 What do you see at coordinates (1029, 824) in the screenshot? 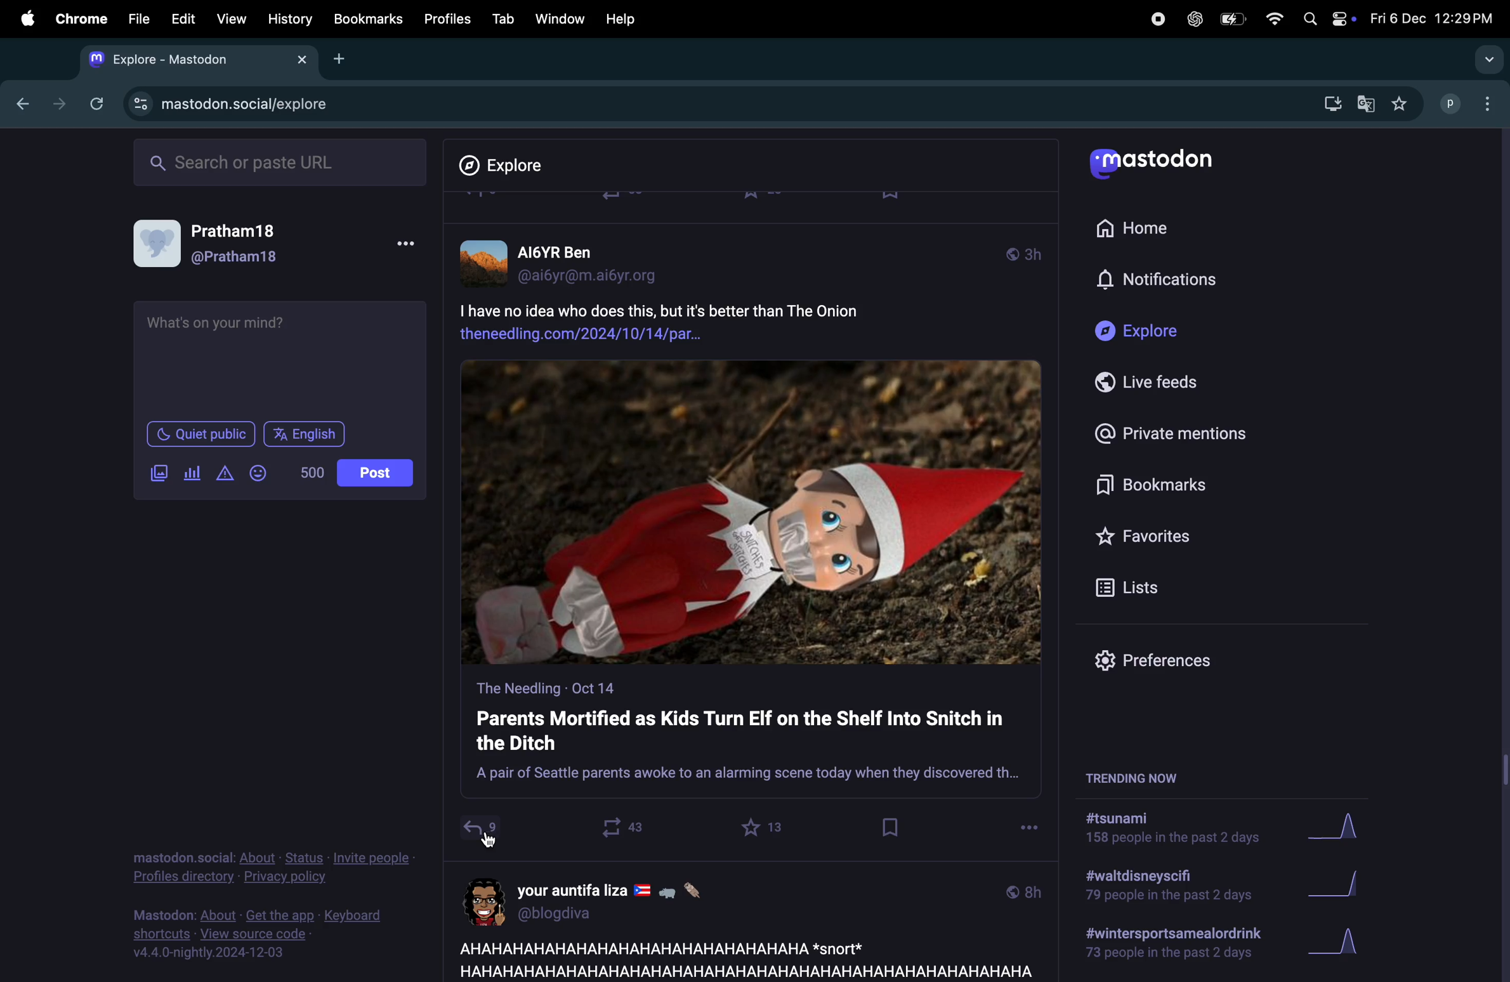
I see `options` at bounding box center [1029, 824].